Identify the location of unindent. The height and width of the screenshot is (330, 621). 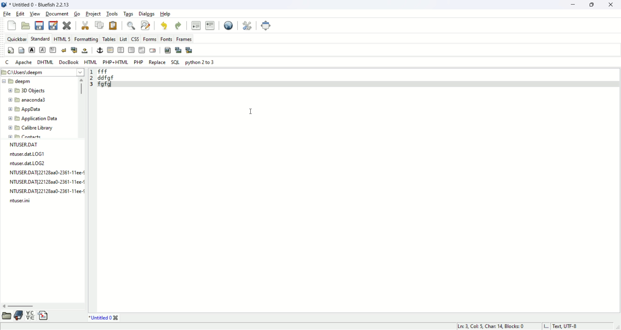
(195, 25).